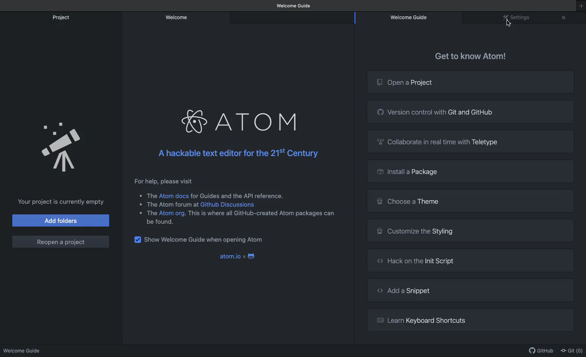 Image resolution: width=586 pixels, height=357 pixels. What do you see at coordinates (174, 213) in the screenshot?
I see ` Atom org.` at bounding box center [174, 213].